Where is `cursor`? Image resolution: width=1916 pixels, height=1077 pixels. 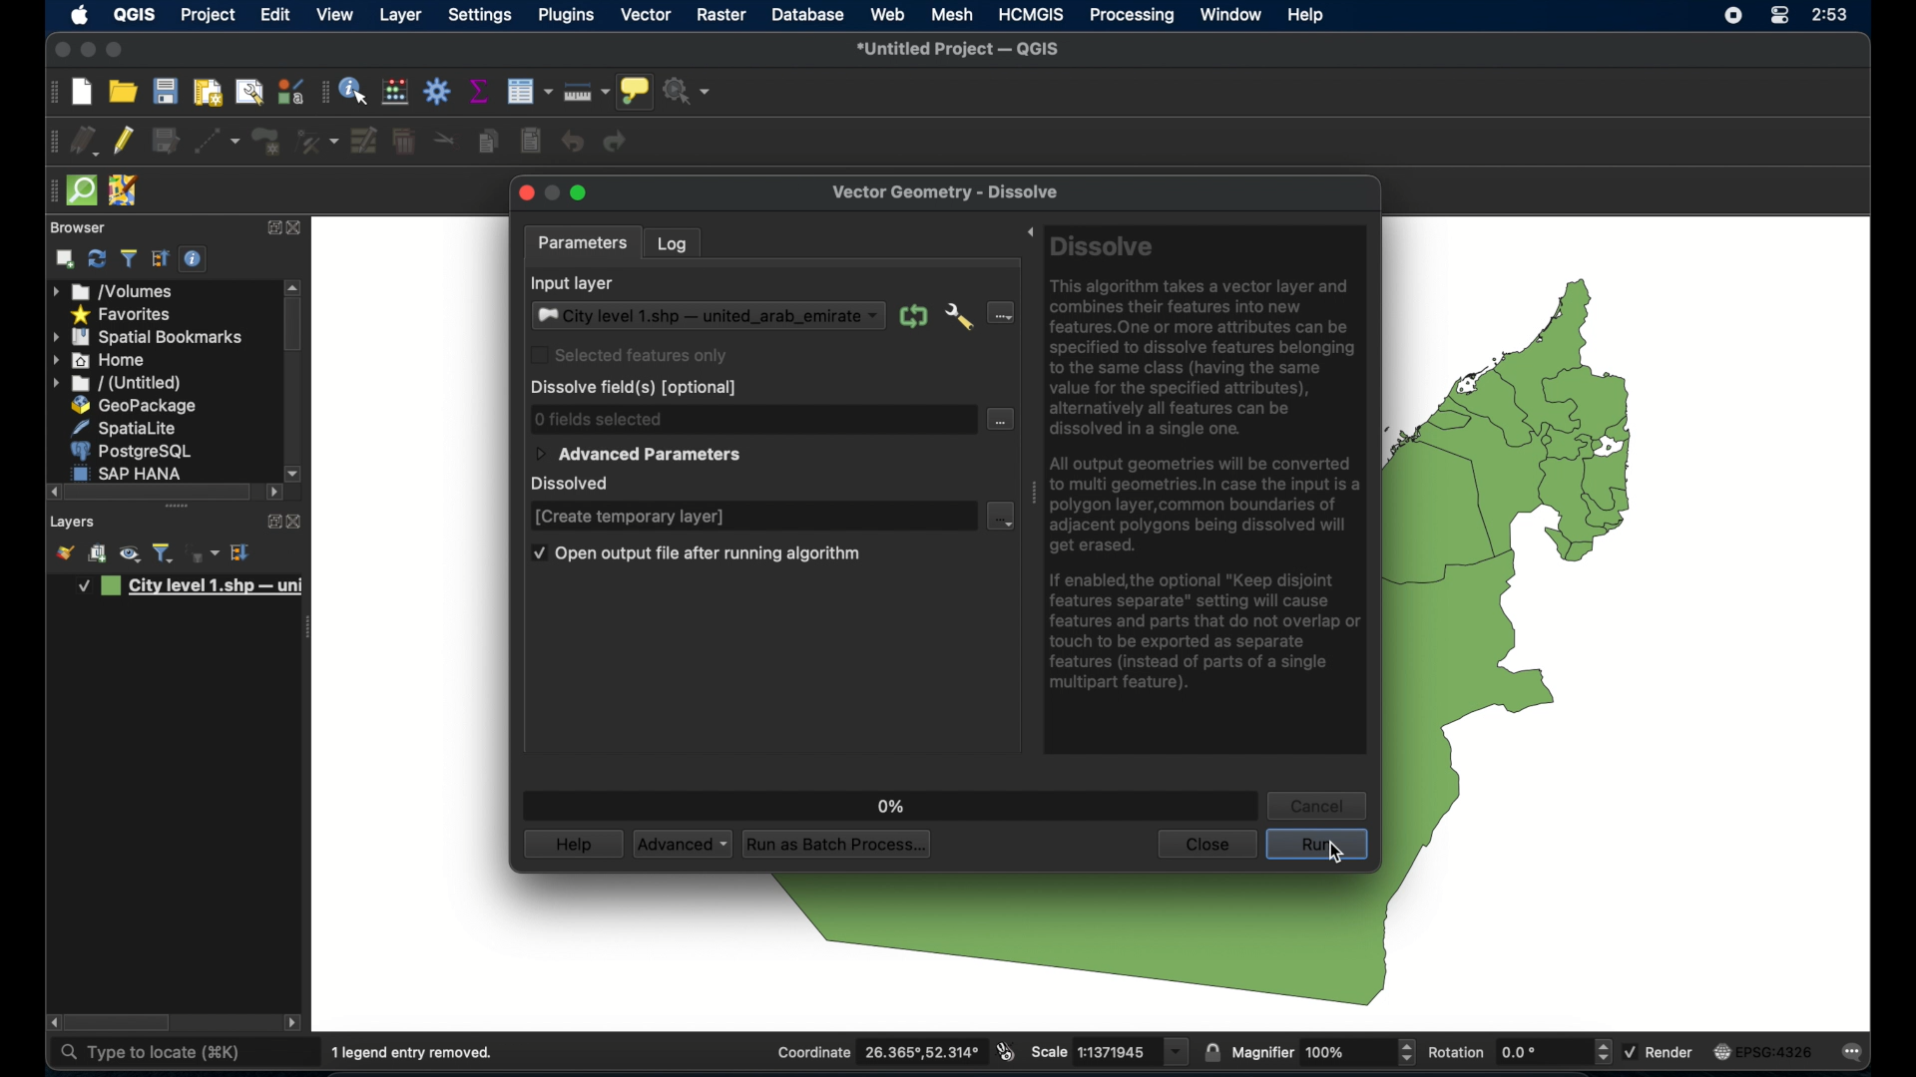 cursor is located at coordinates (1342, 859).